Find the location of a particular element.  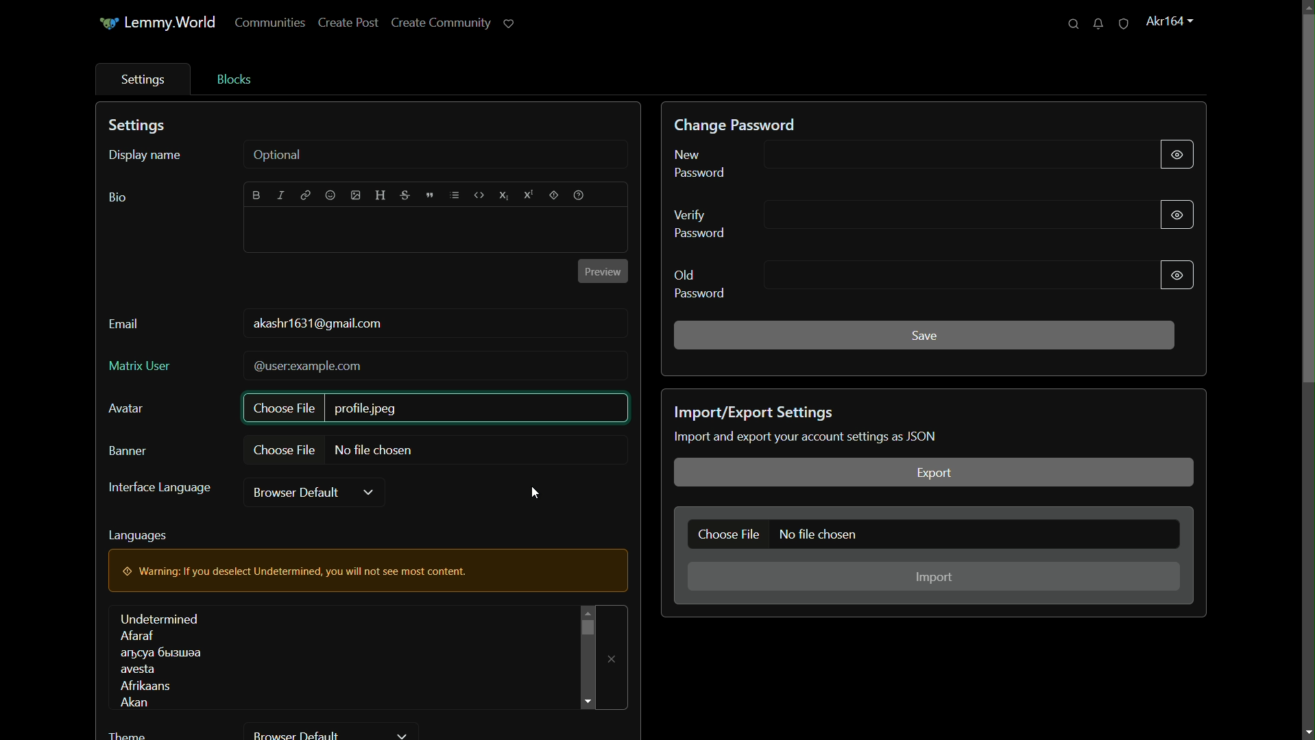

profile.jpeg is located at coordinates (368, 409).